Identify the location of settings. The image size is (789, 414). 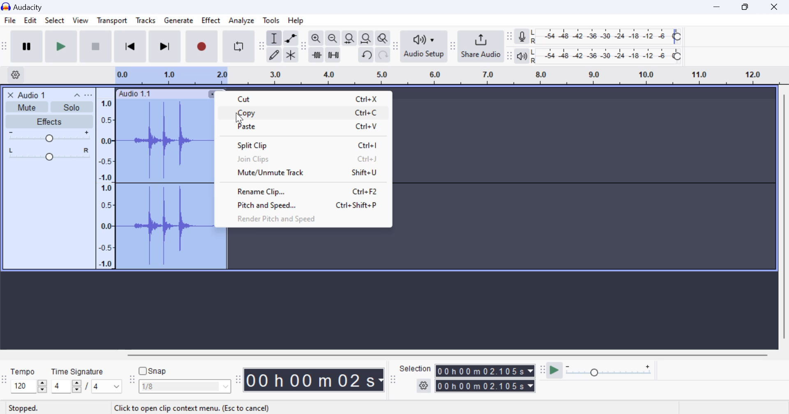
(424, 386).